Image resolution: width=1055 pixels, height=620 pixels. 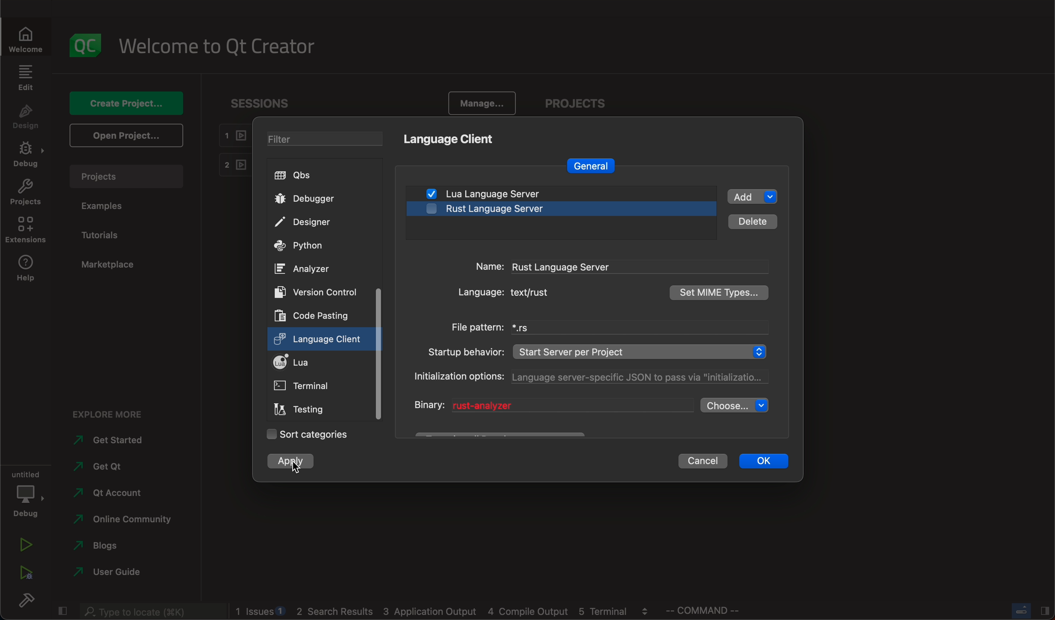 What do you see at coordinates (549, 405) in the screenshot?
I see `binary` at bounding box center [549, 405].